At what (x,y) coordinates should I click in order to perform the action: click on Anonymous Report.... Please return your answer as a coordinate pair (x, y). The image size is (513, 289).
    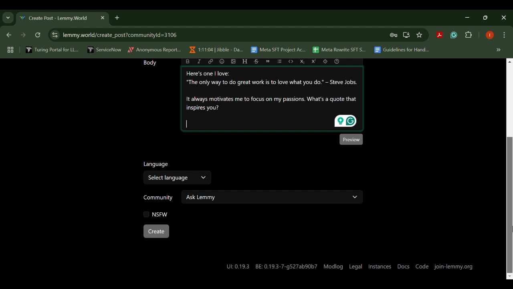
    Looking at the image, I should click on (155, 49).